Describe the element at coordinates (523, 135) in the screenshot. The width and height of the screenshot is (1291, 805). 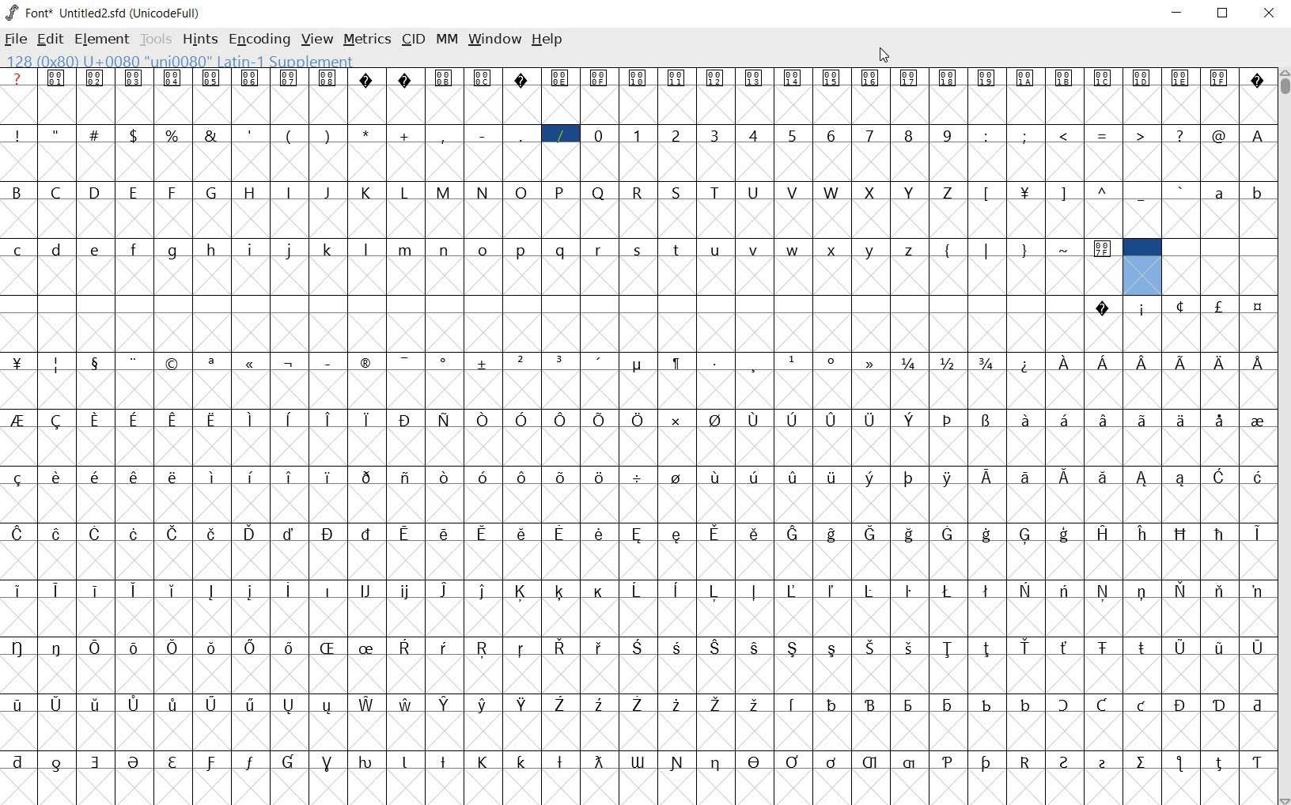
I see `_` at that location.